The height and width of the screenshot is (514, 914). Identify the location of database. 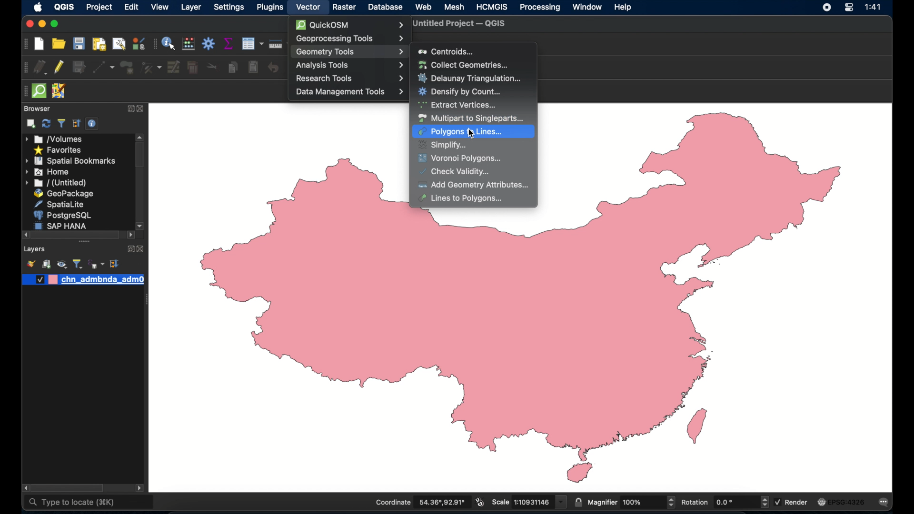
(385, 7).